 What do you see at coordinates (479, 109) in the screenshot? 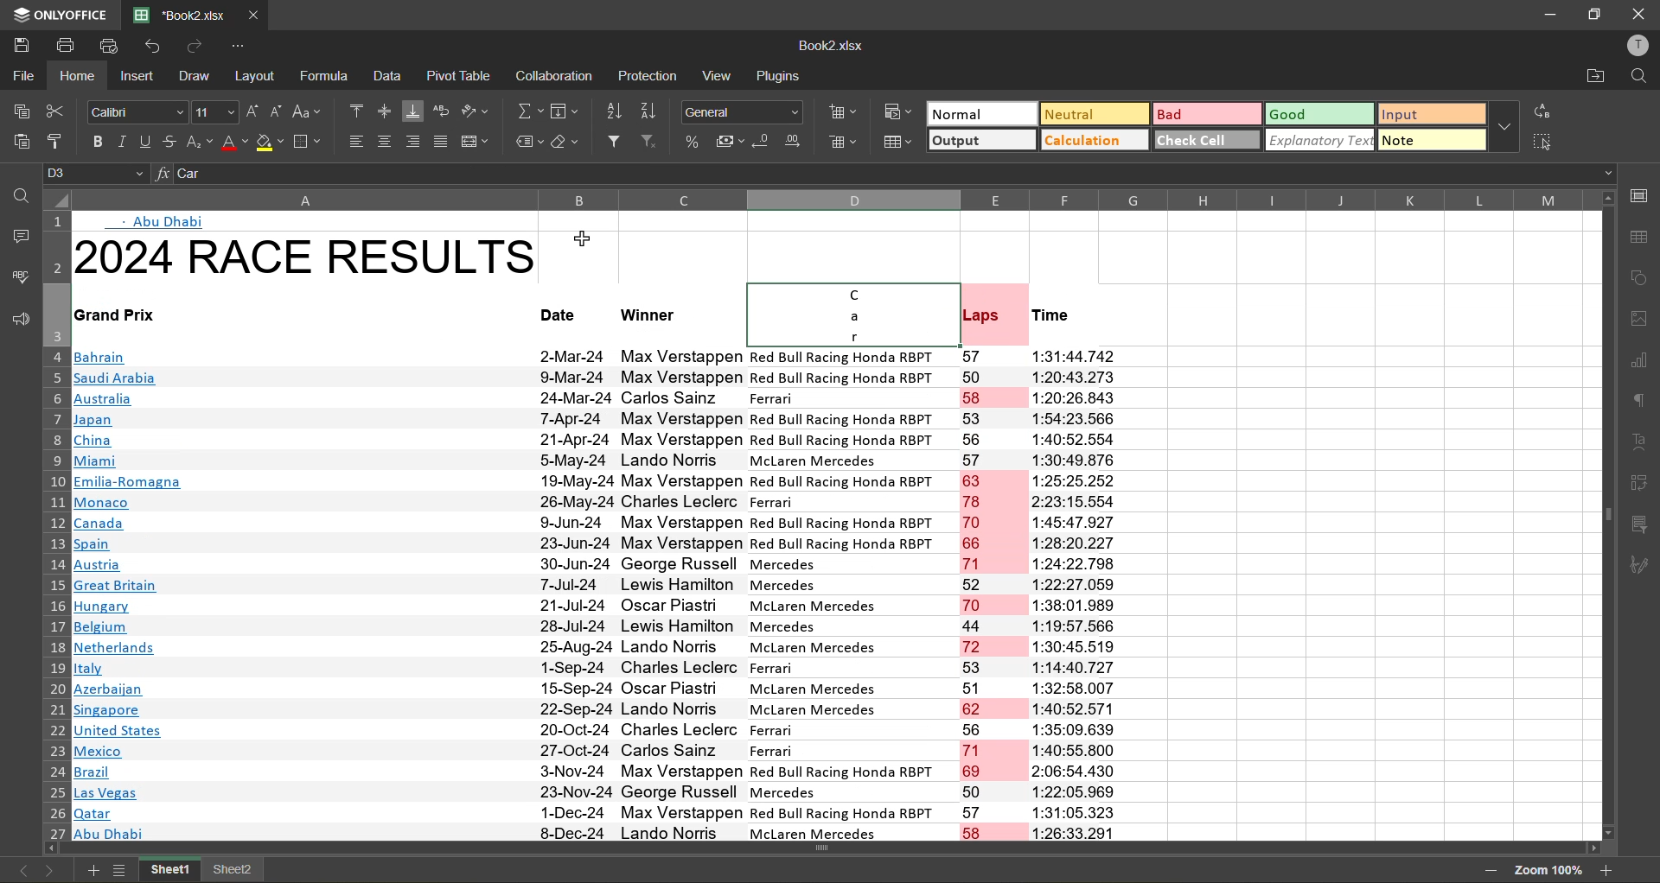
I see `orientation` at bounding box center [479, 109].